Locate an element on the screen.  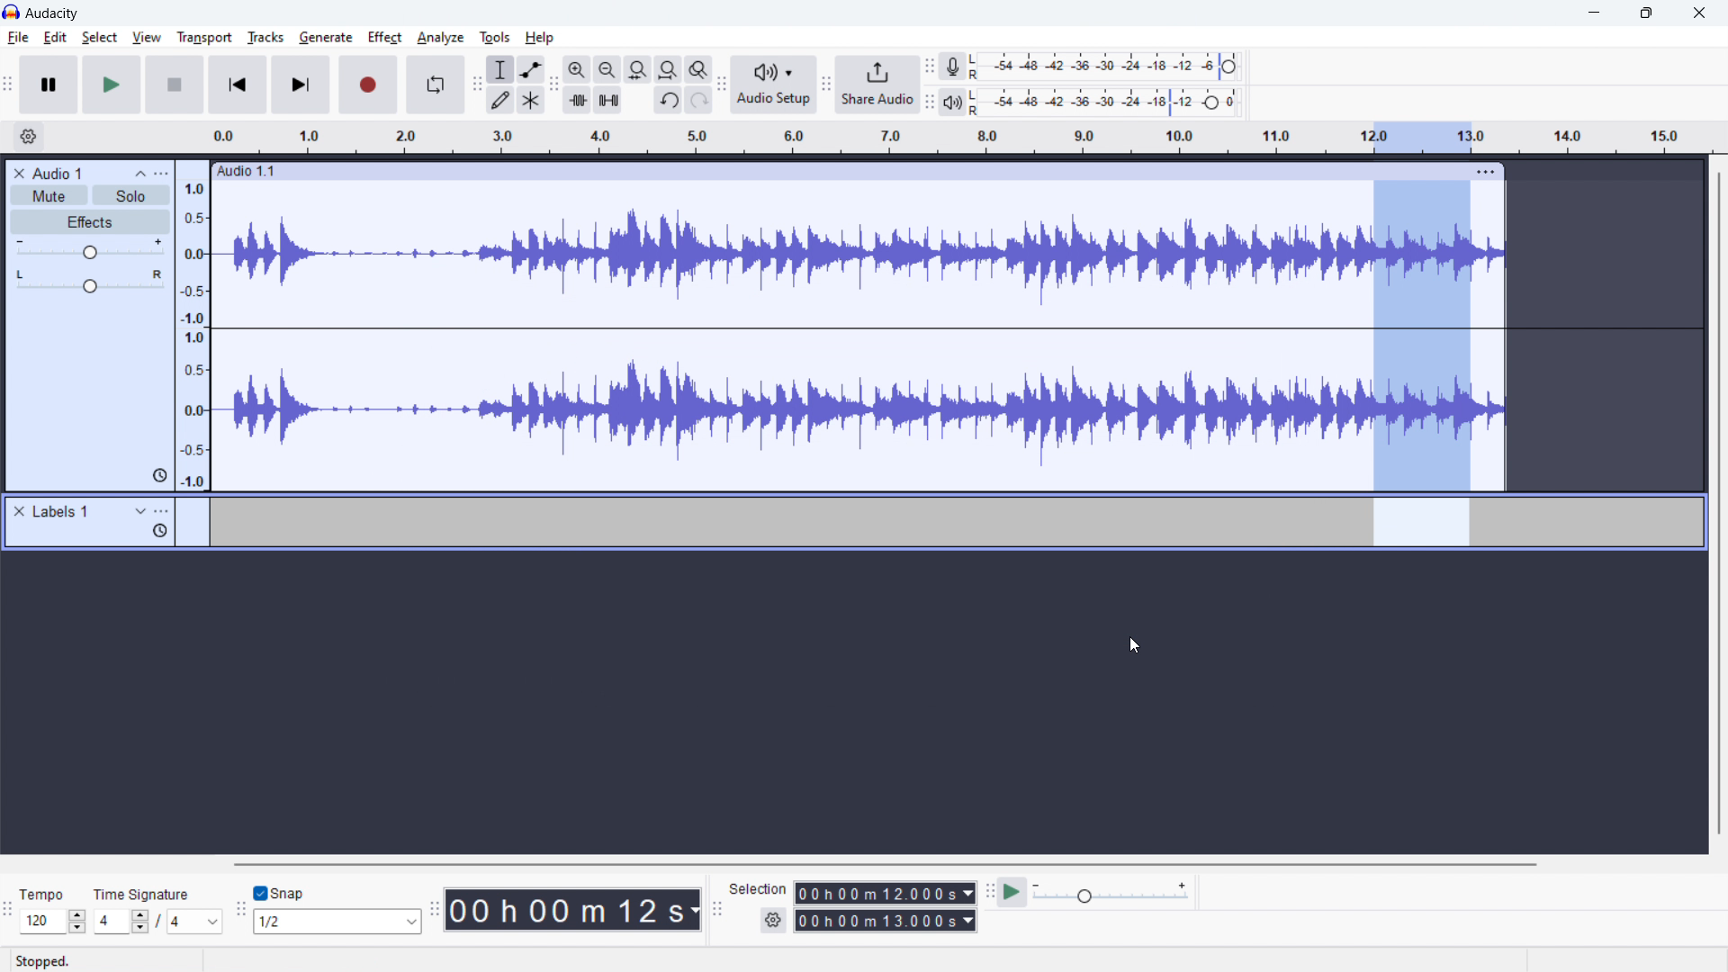
audio waveform is located at coordinates (859, 333).